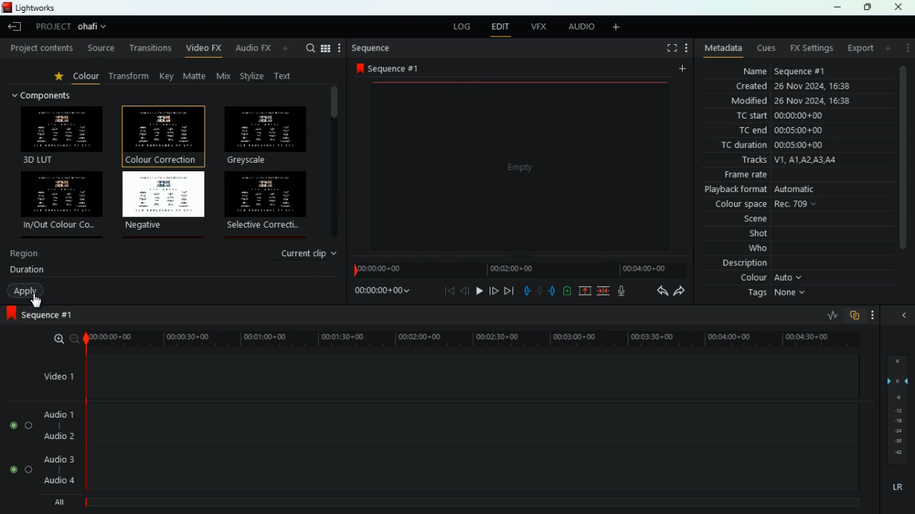 The image size is (915, 514). Describe the element at coordinates (264, 49) in the screenshot. I see `audio fx` at that location.